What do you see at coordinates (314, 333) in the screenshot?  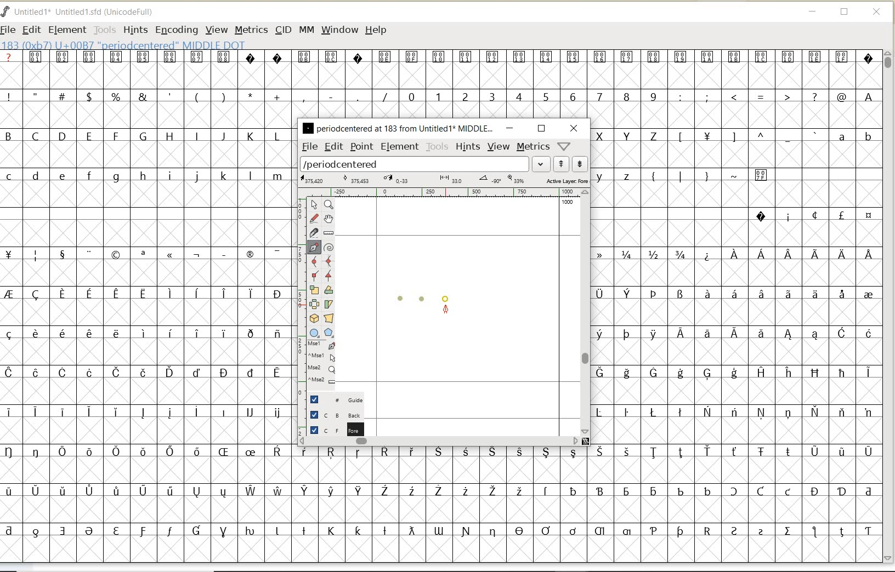 I see `rectangle or ellipse` at bounding box center [314, 333].